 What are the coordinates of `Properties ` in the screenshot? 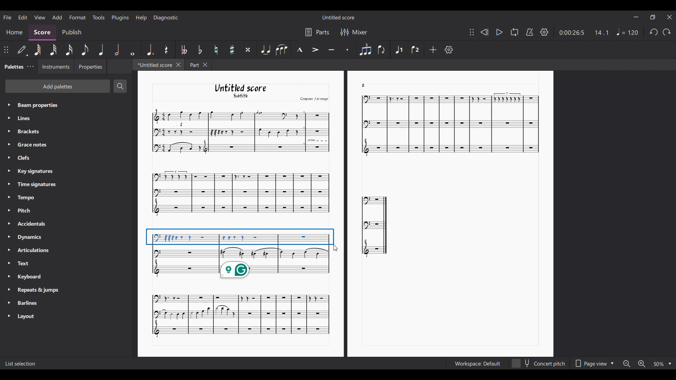 It's located at (90, 66).